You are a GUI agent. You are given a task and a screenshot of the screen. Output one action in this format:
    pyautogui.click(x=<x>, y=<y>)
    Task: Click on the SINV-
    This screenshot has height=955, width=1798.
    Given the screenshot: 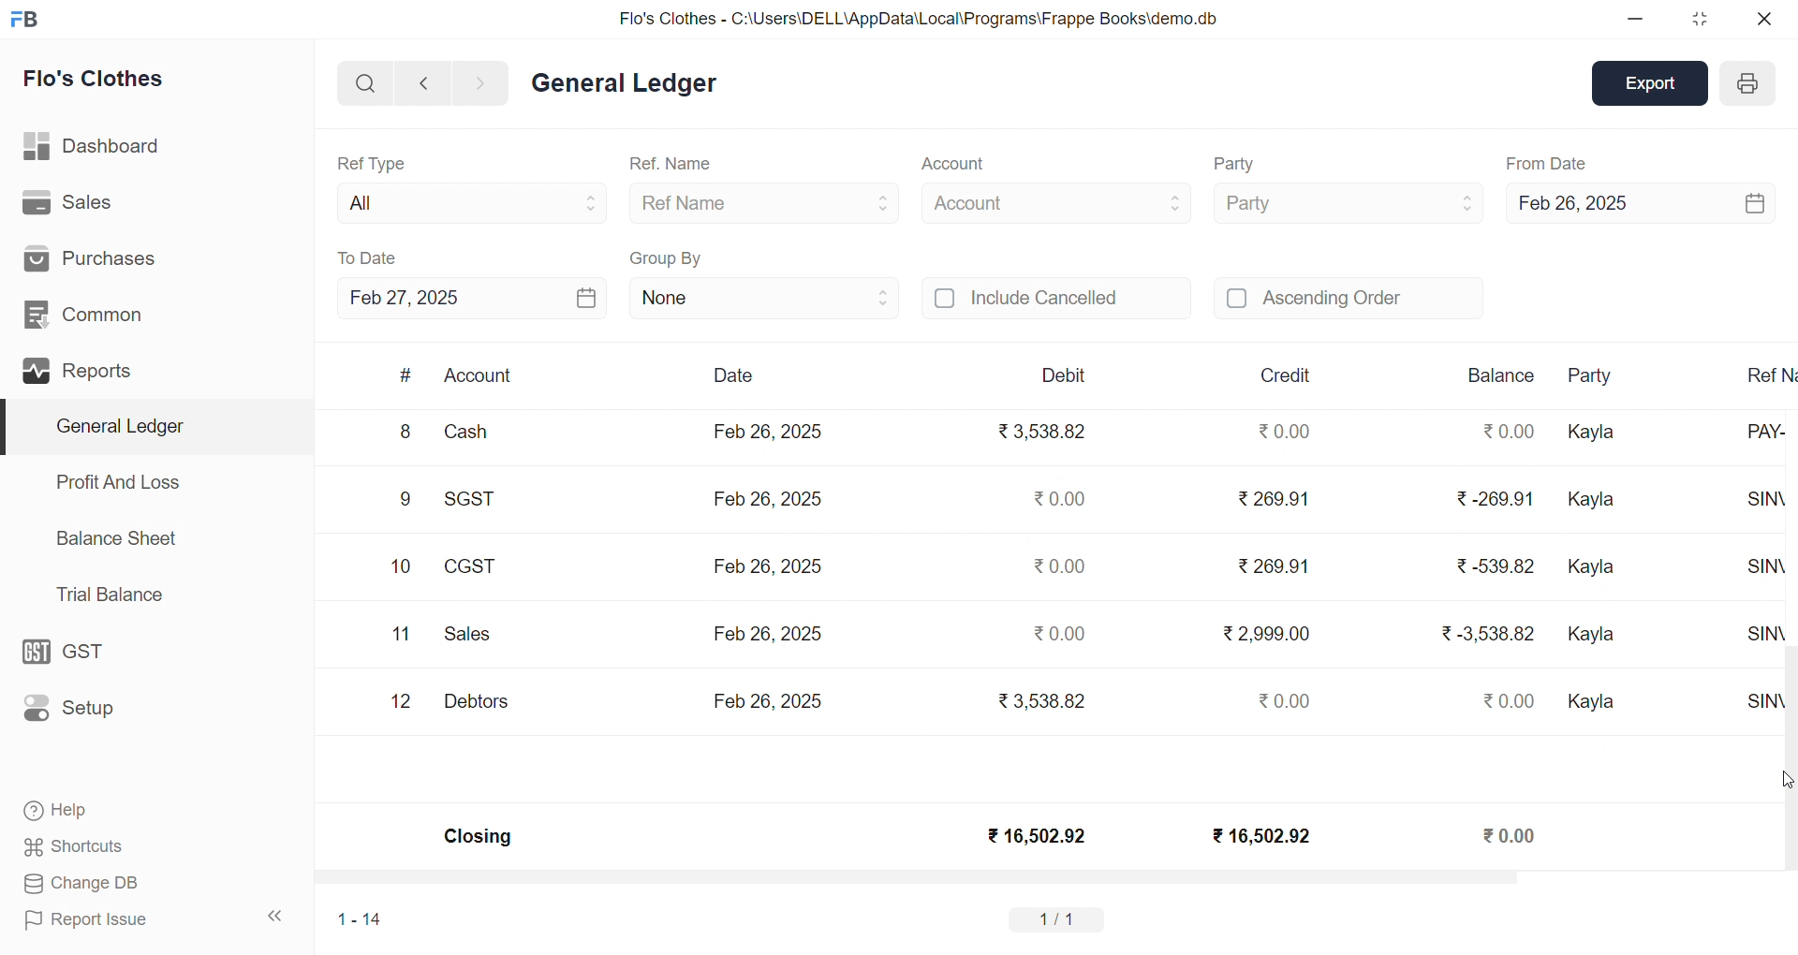 What is the action you would take?
    pyautogui.click(x=1752, y=712)
    